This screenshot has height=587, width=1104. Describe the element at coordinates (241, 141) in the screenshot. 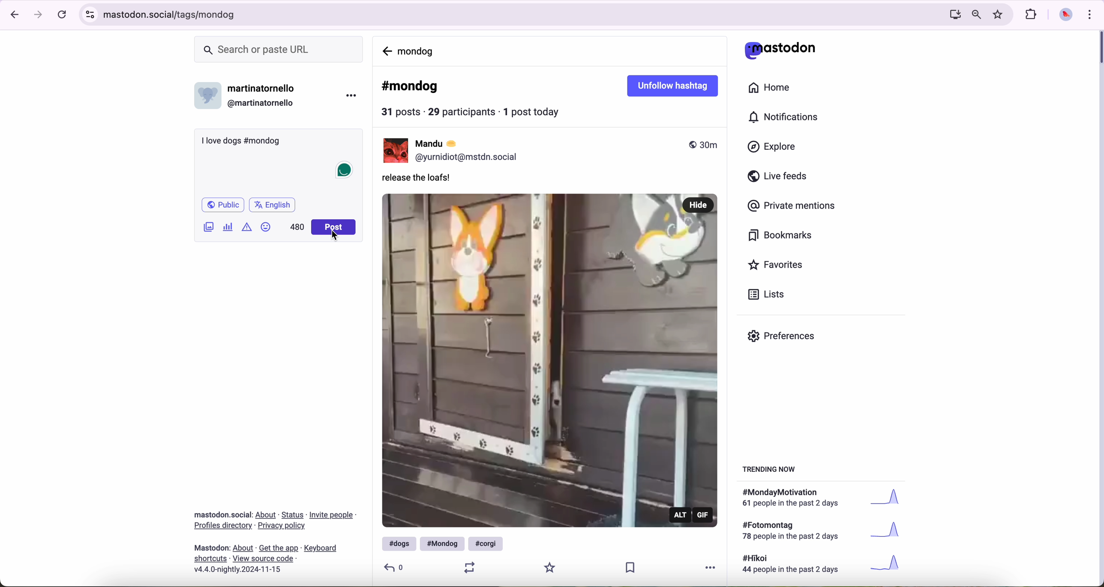

I see `I love dogs #mondog` at that location.